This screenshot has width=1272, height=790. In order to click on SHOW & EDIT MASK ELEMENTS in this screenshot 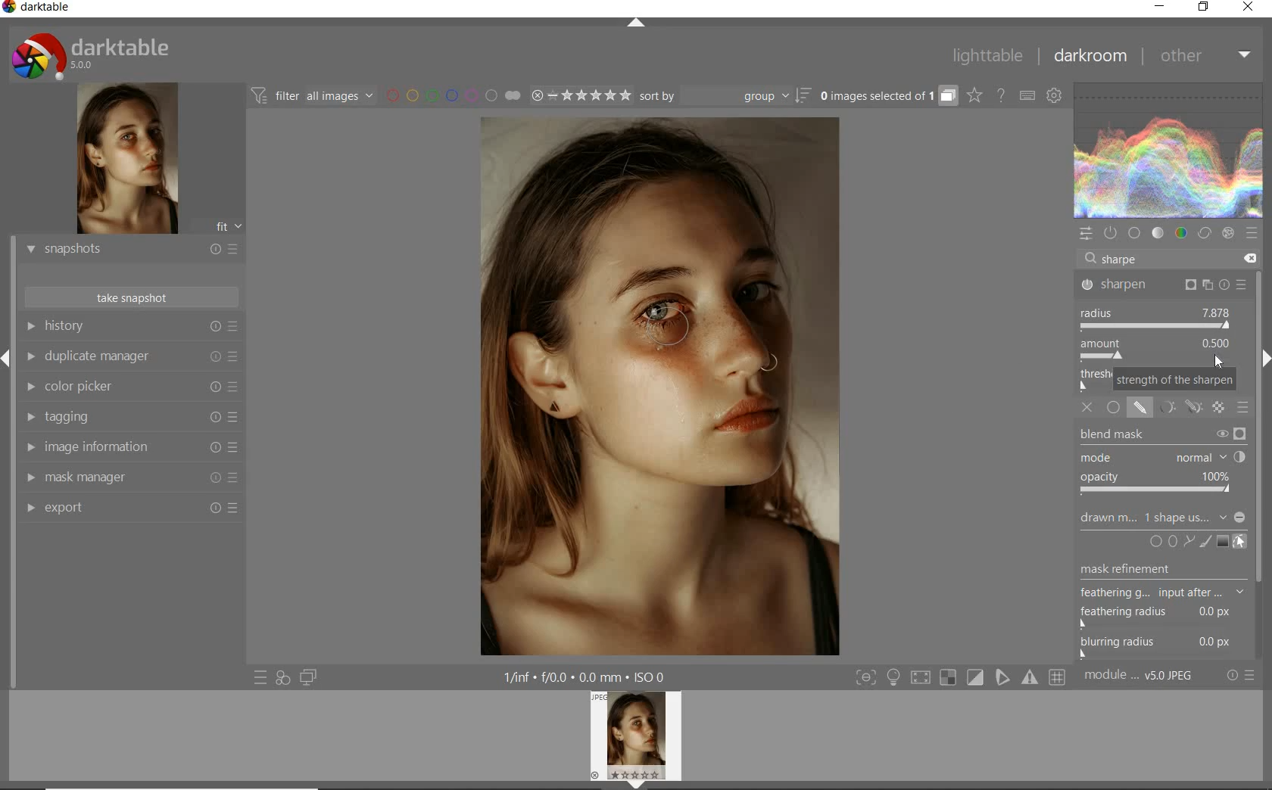, I will do `click(1241, 542)`.